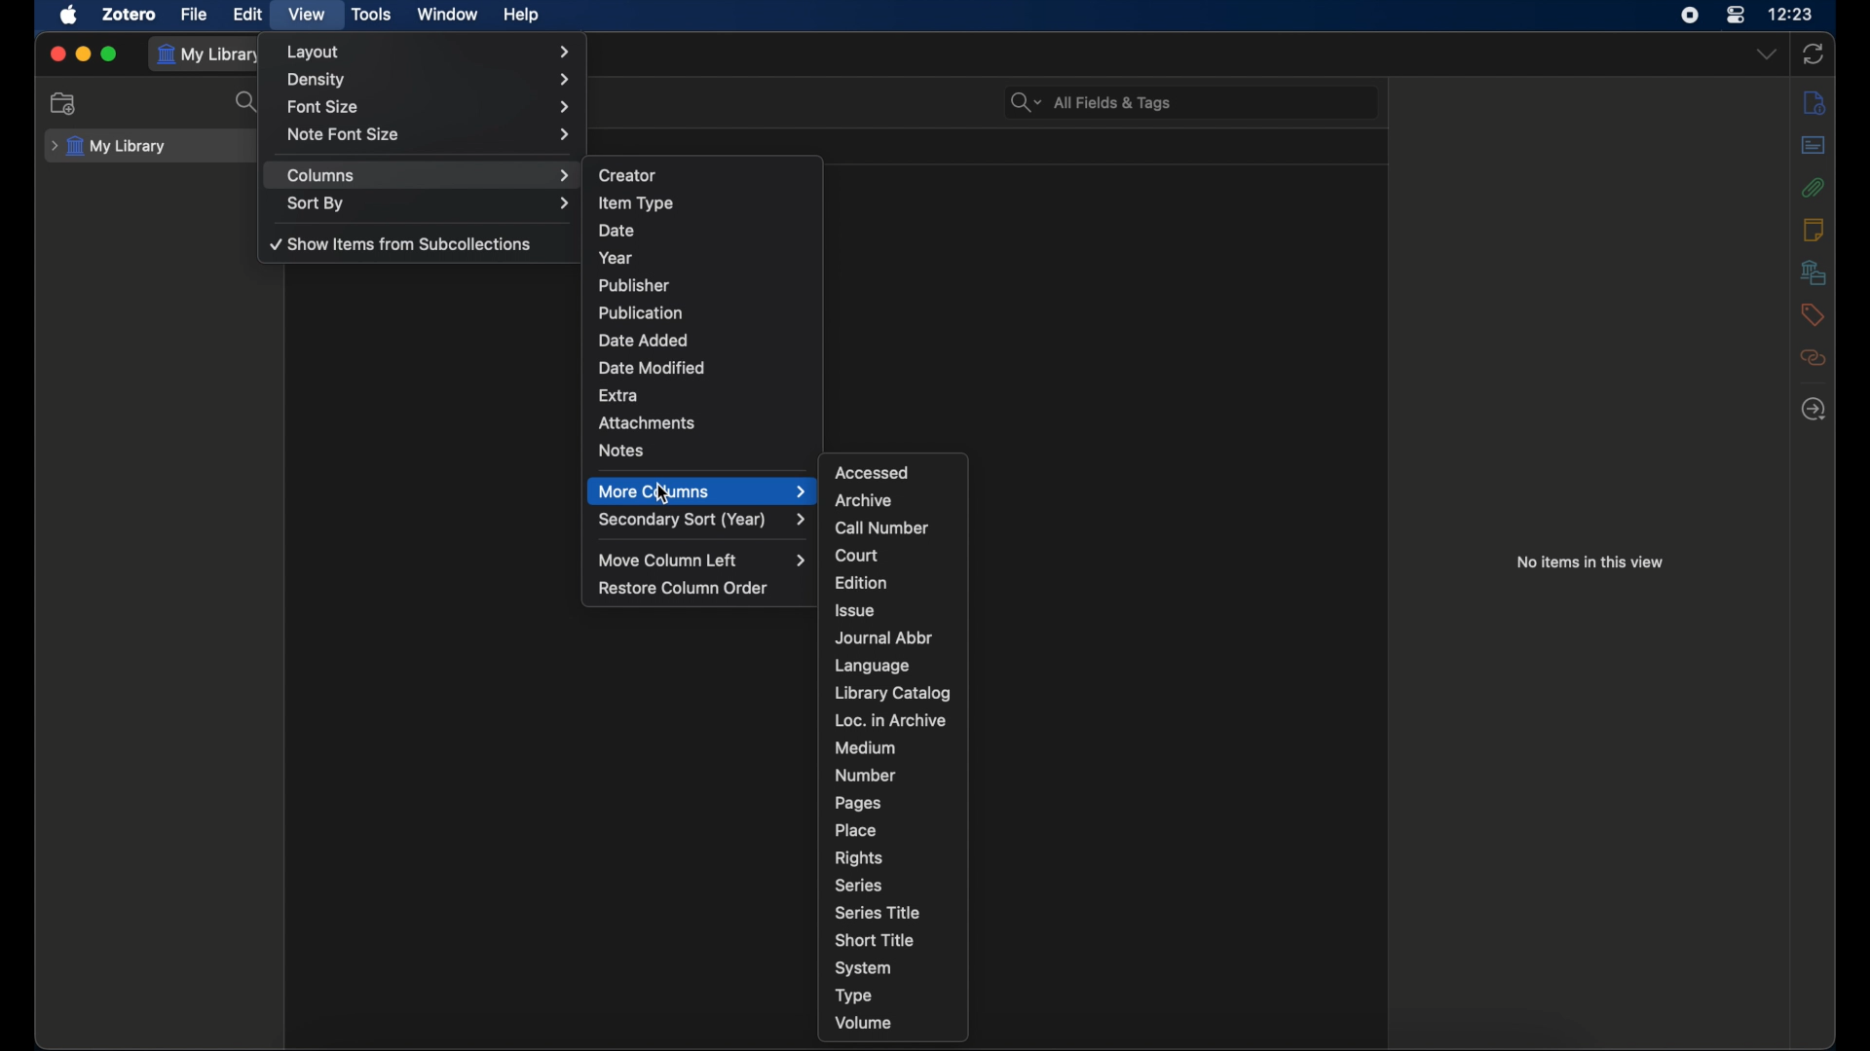 This screenshot has width=1870, height=1051. Describe the element at coordinates (1792, 13) in the screenshot. I see `time` at that location.